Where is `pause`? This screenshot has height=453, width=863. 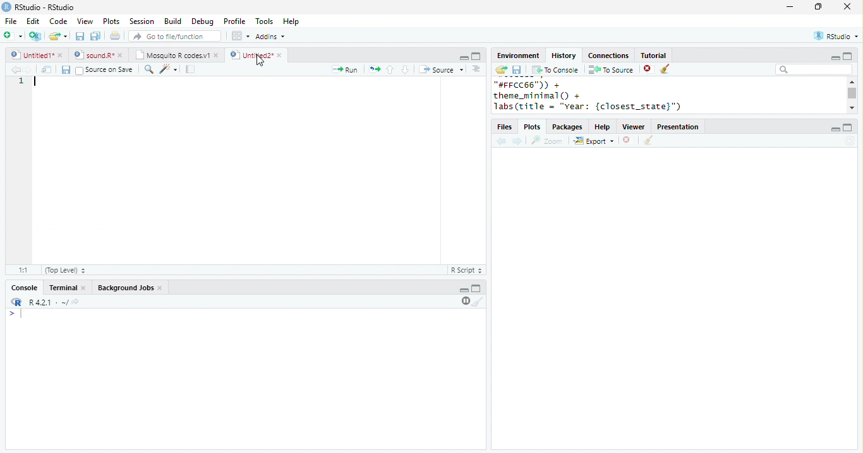
pause is located at coordinates (464, 301).